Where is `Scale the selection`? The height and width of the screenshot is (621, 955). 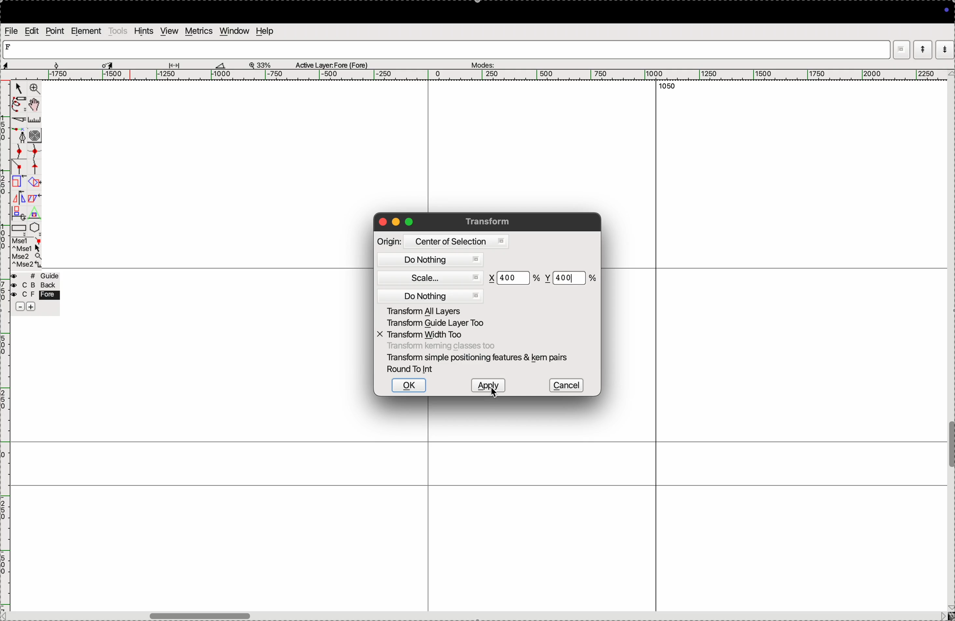
Scale the selection is located at coordinates (19, 184).